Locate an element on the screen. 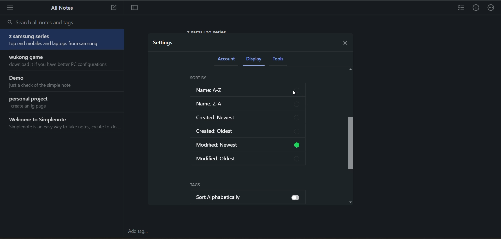 The width and height of the screenshot is (501, 239). tags is located at coordinates (199, 185).